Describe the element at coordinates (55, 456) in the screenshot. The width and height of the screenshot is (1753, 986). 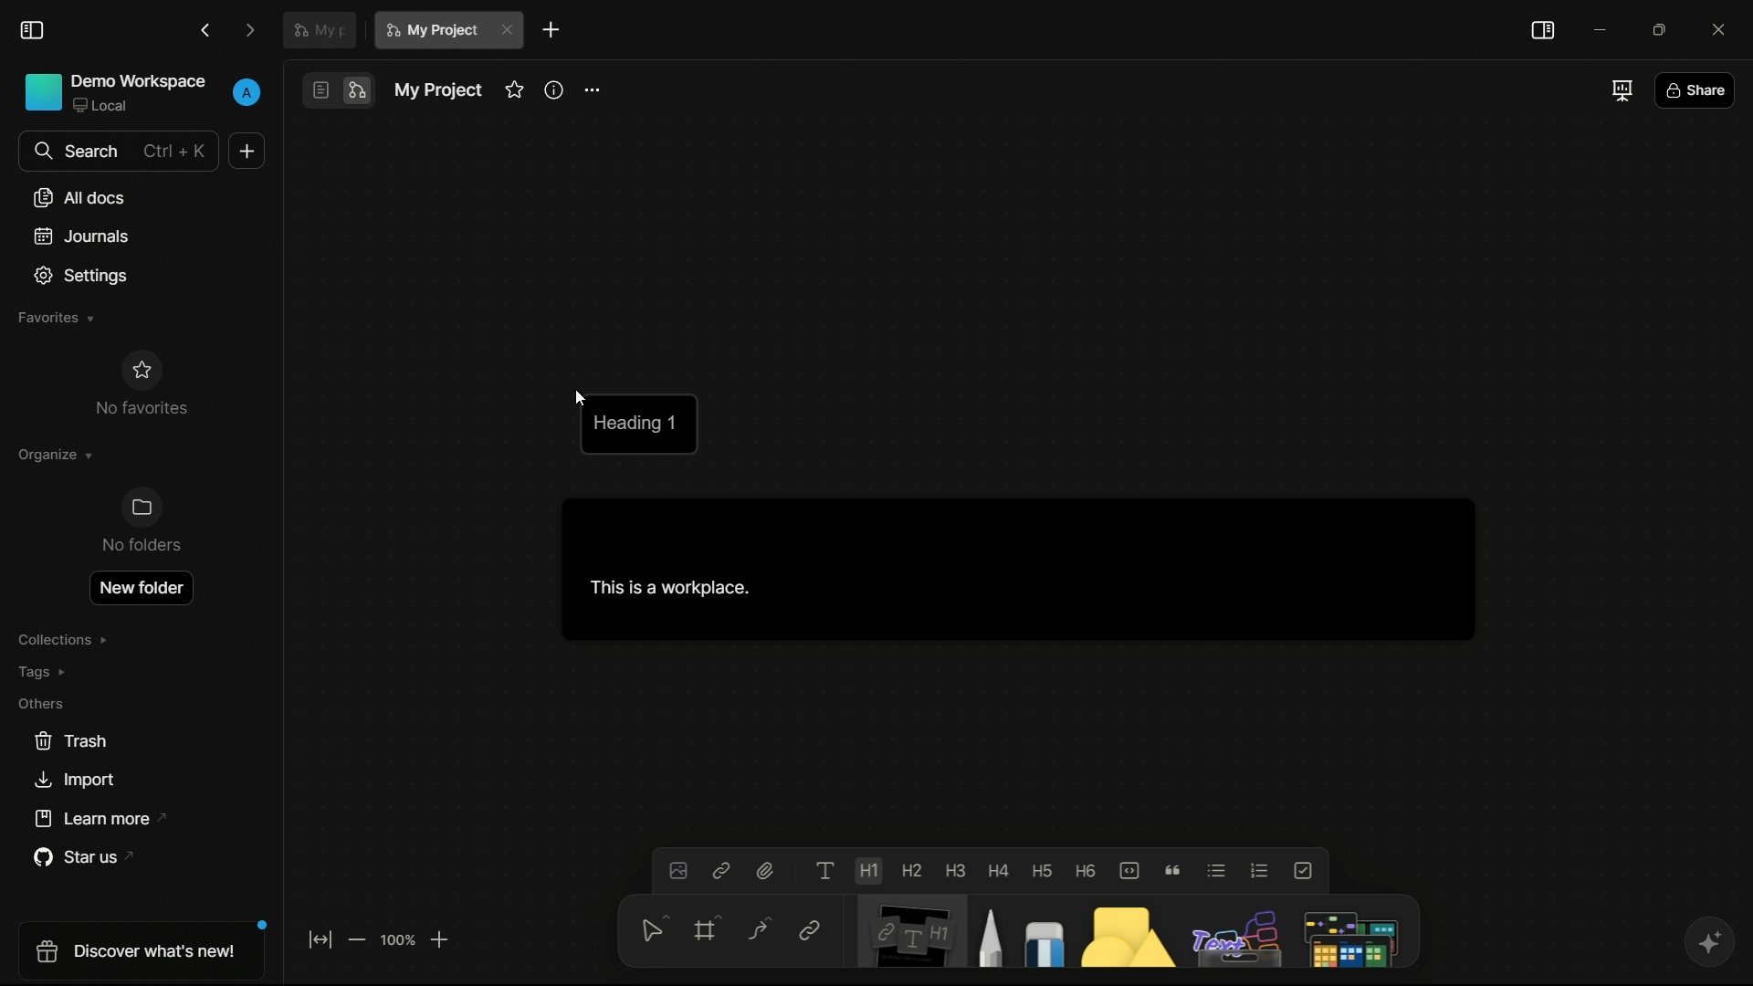
I see `organize` at that location.